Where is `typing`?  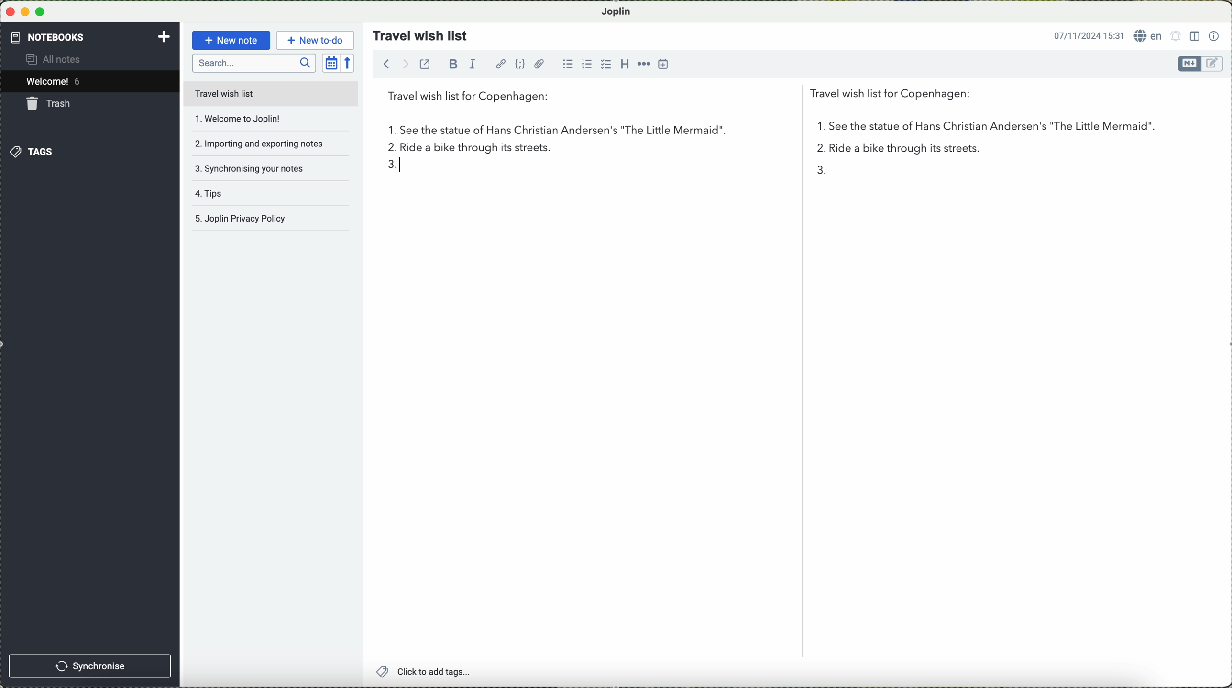 typing is located at coordinates (403, 166).